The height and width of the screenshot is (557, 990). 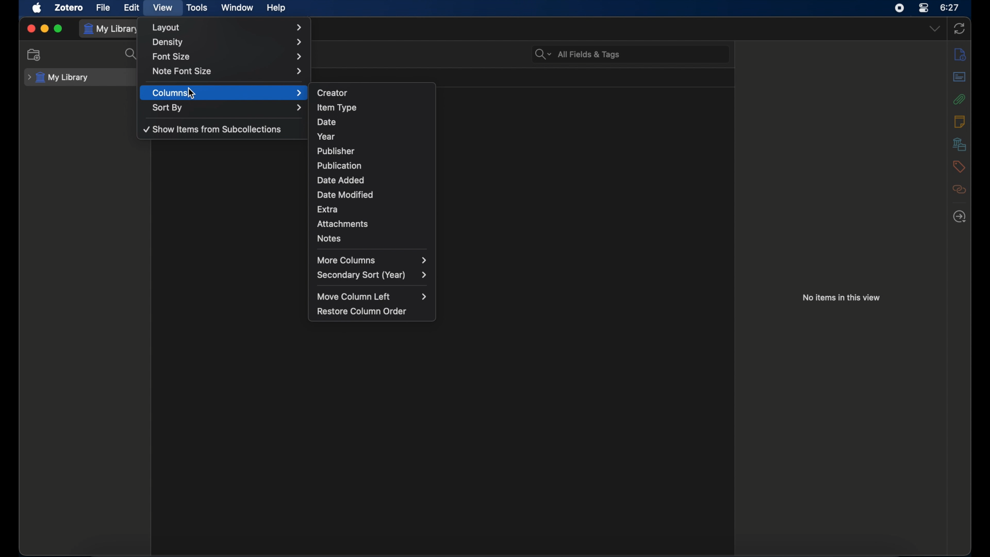 I want to click on view, so click(x=163, y=7).